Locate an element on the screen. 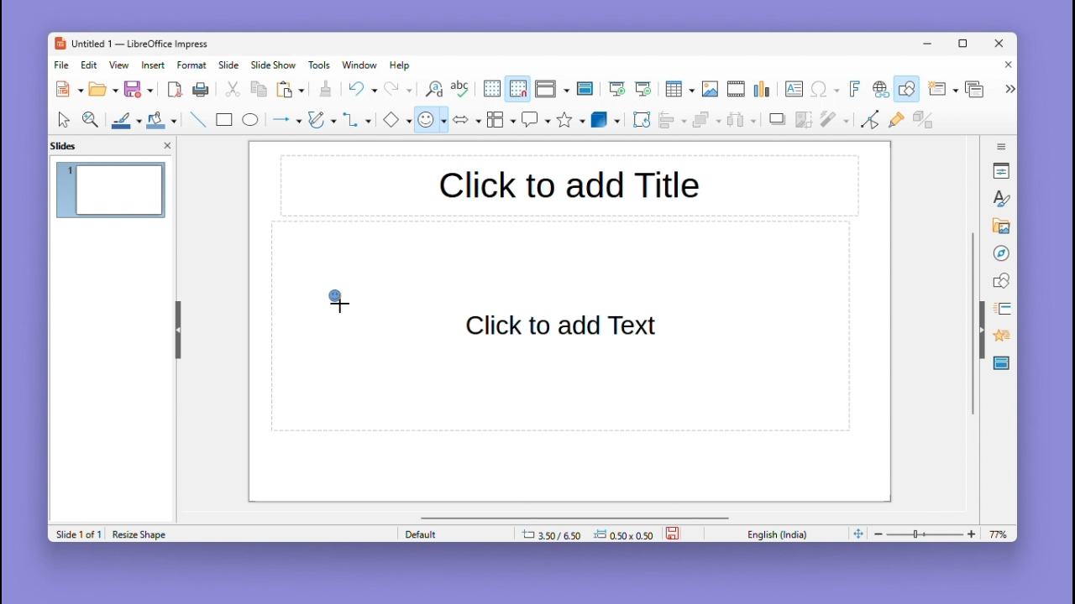 The width and height of the screenshot is (1075, 604). paste is located at coordinates (291, 90).